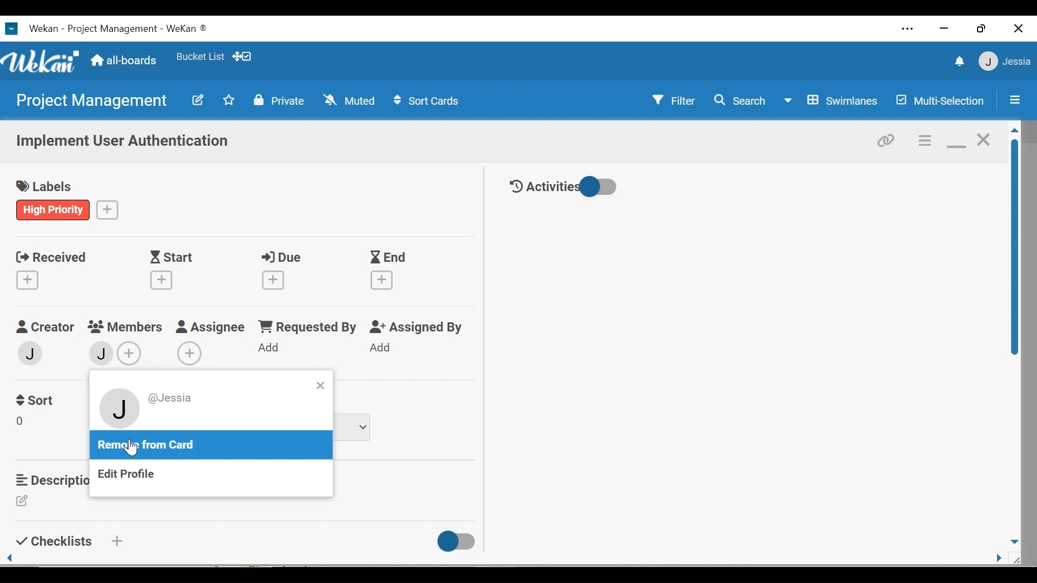  What do you see at coordinates (1014, 541) in the screenshot?
I see `move down` at bounding box center [1014, 541].